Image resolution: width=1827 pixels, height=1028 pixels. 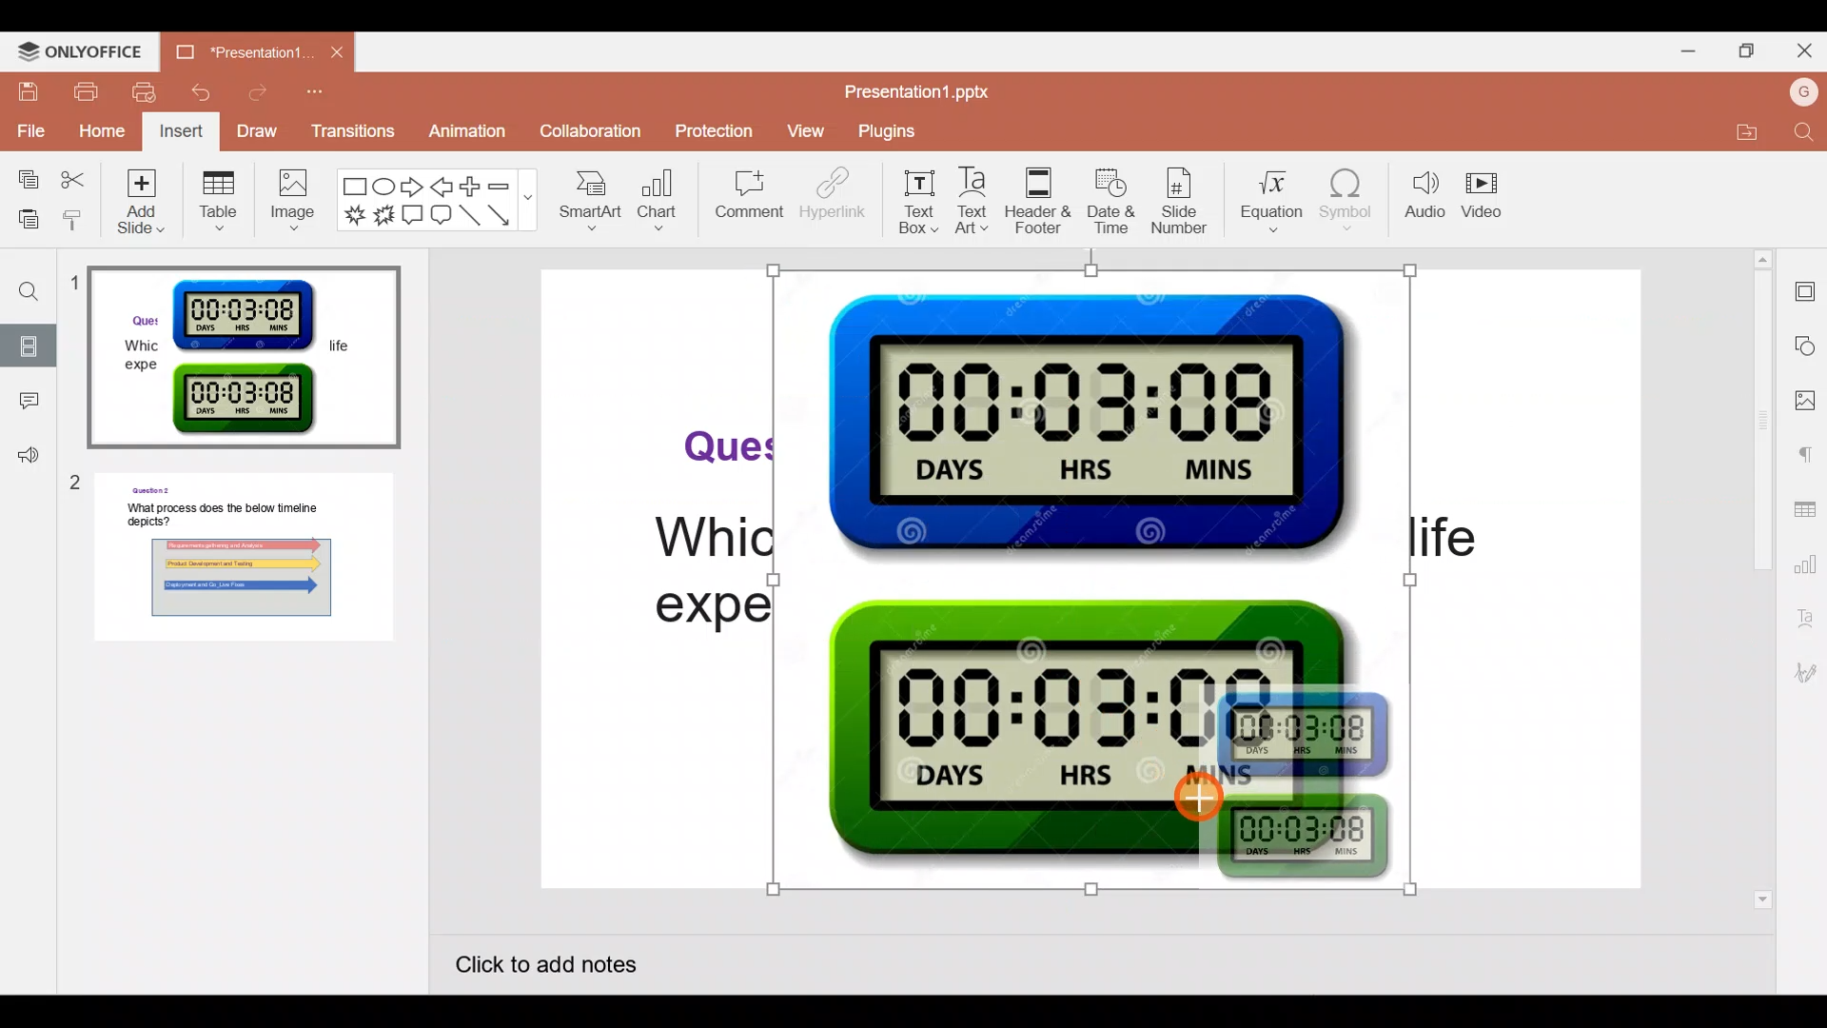 I want to click on Collaboration, so click(x=582, y=130).